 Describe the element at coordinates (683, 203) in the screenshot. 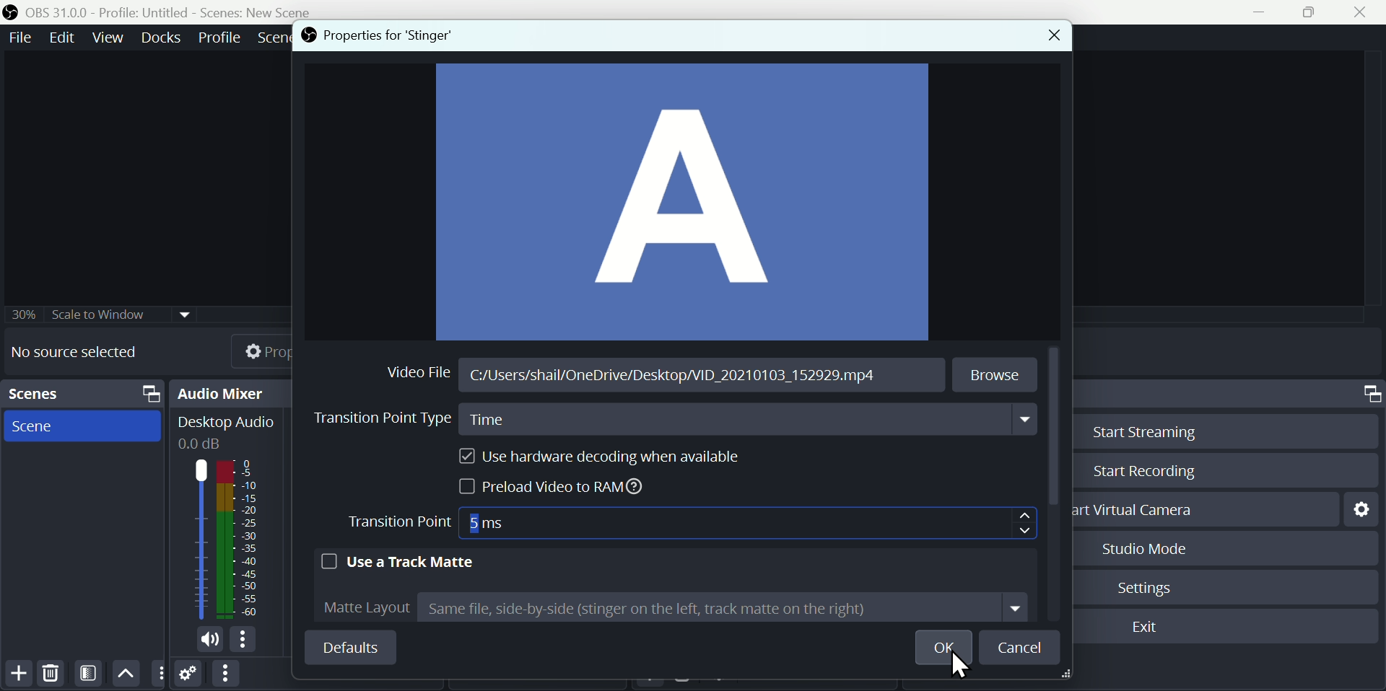

I see `A` at that location.